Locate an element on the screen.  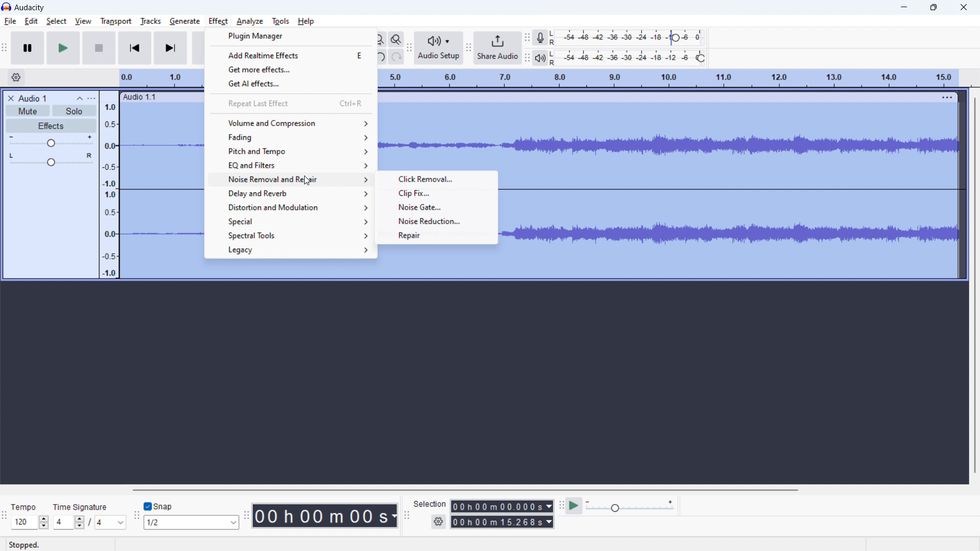
stop is located at coordinates (99, 48).